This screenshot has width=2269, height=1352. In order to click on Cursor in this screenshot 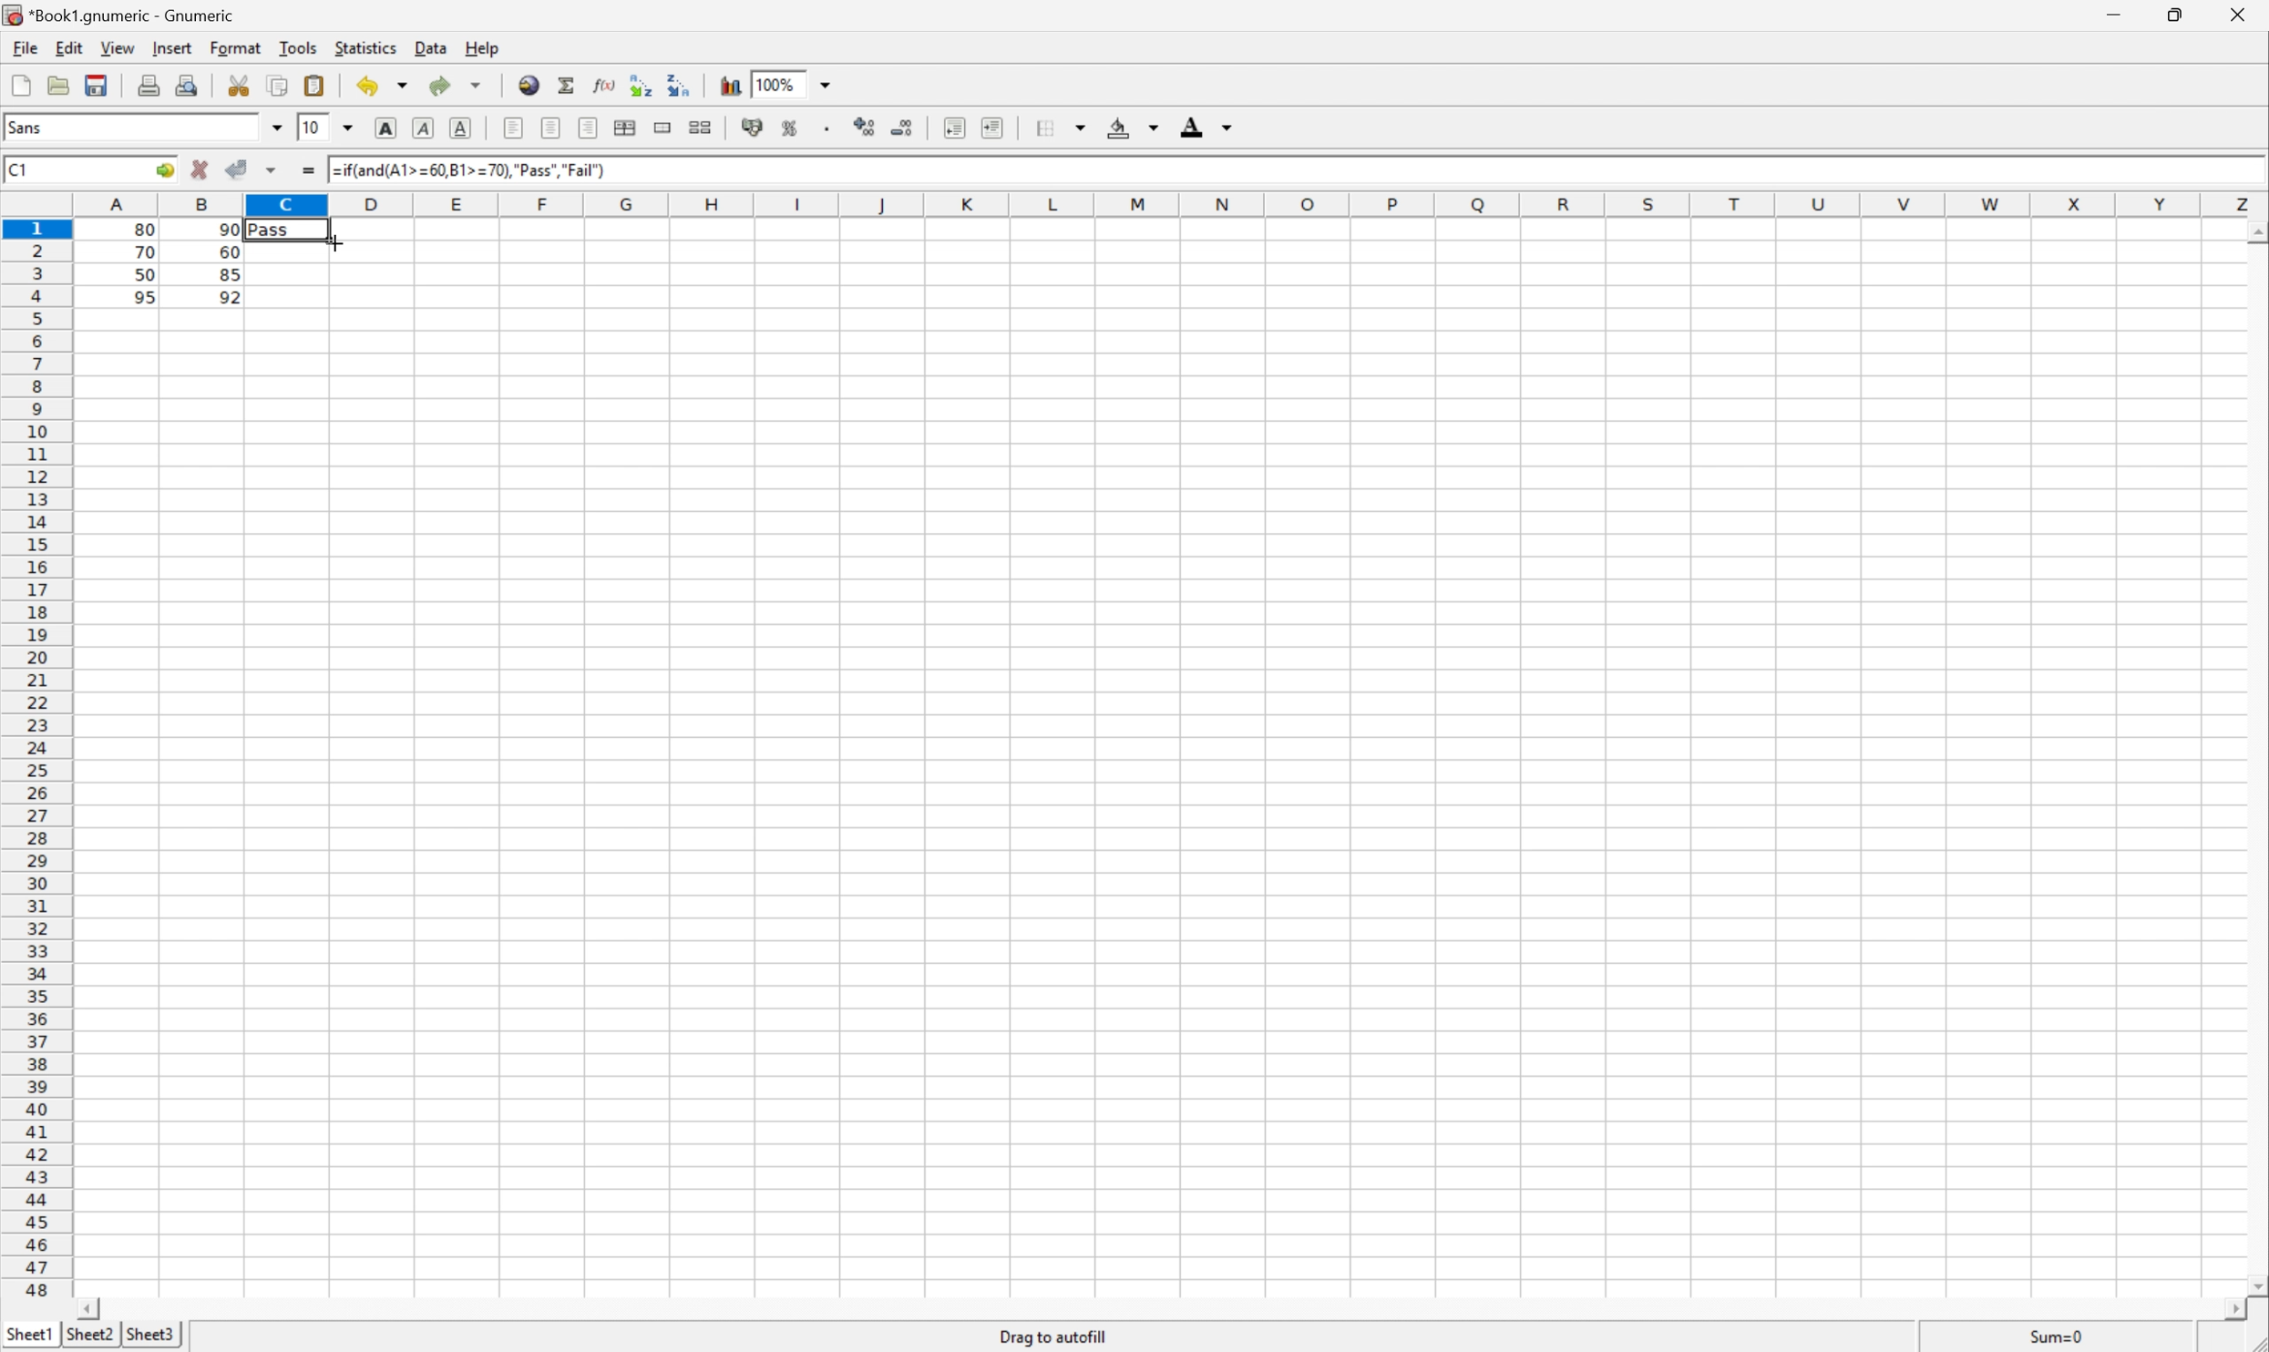, I will do `click(338, 243)`.